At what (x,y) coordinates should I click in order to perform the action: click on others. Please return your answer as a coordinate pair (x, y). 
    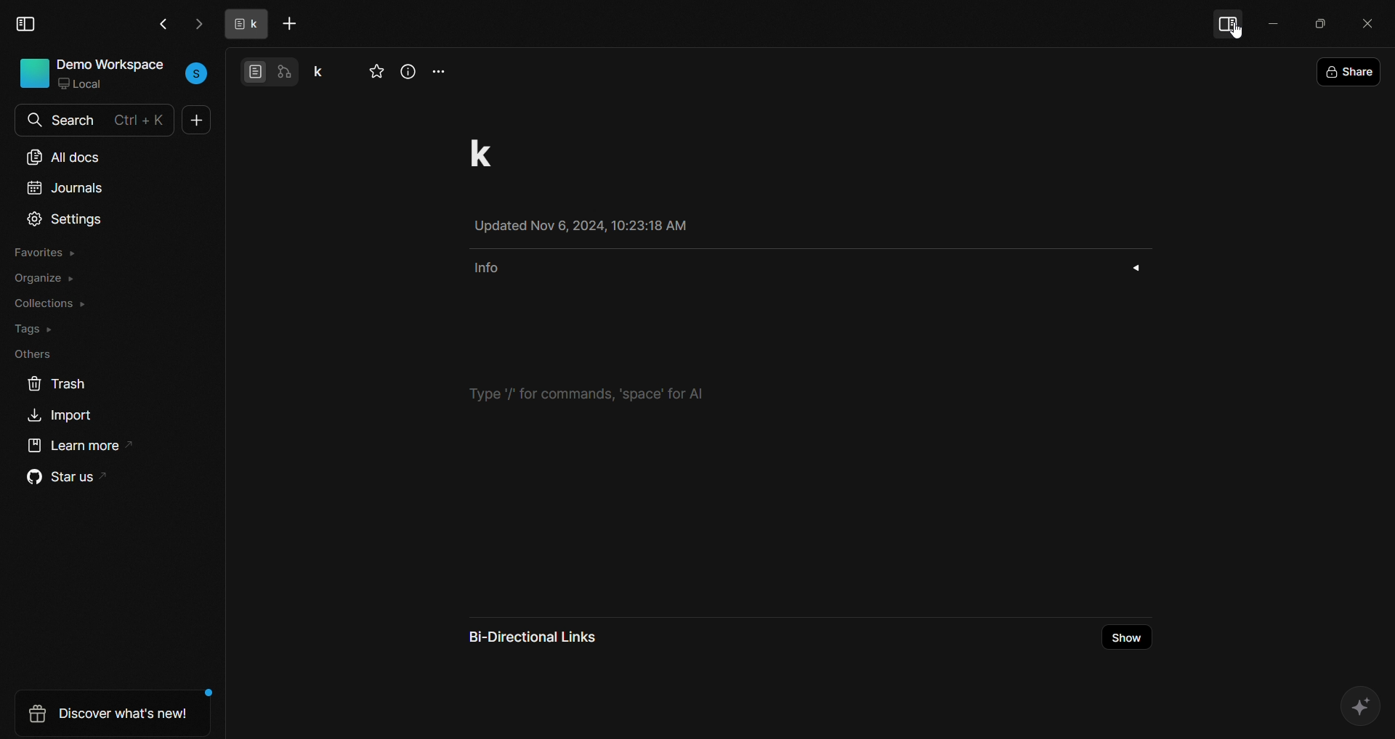
    Looking at the image, I should click on (30, 354).